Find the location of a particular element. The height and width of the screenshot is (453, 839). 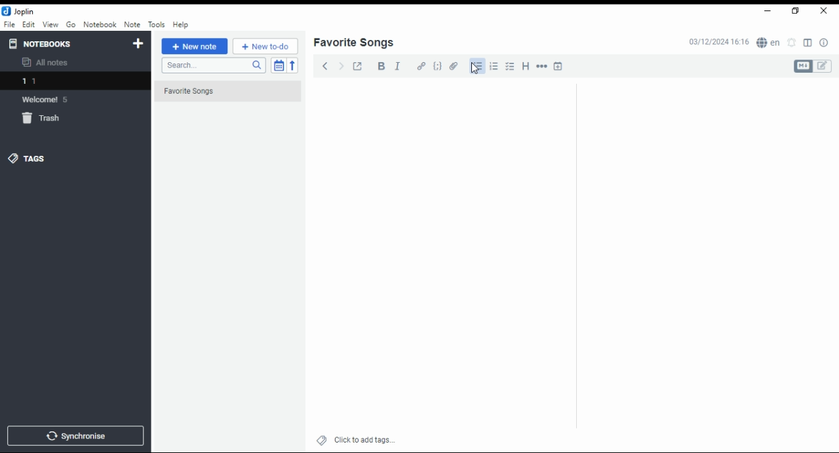

icon is located at coordinates (20, 11).